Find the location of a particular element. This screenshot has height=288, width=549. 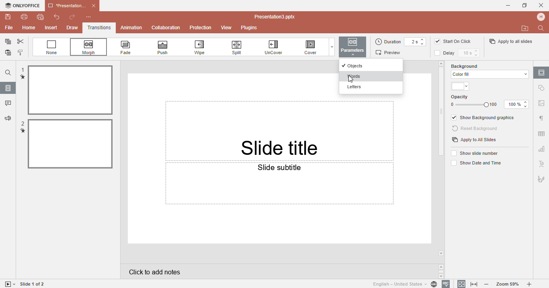

Copy is located at coordinates (6, 42).